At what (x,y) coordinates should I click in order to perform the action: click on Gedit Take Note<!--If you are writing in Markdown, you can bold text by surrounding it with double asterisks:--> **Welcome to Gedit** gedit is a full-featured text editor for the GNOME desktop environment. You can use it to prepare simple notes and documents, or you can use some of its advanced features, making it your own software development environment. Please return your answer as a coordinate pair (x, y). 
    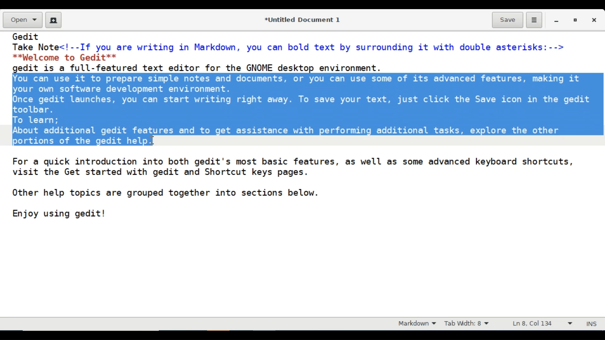
    Looking at the image, I should click on (302, 174).